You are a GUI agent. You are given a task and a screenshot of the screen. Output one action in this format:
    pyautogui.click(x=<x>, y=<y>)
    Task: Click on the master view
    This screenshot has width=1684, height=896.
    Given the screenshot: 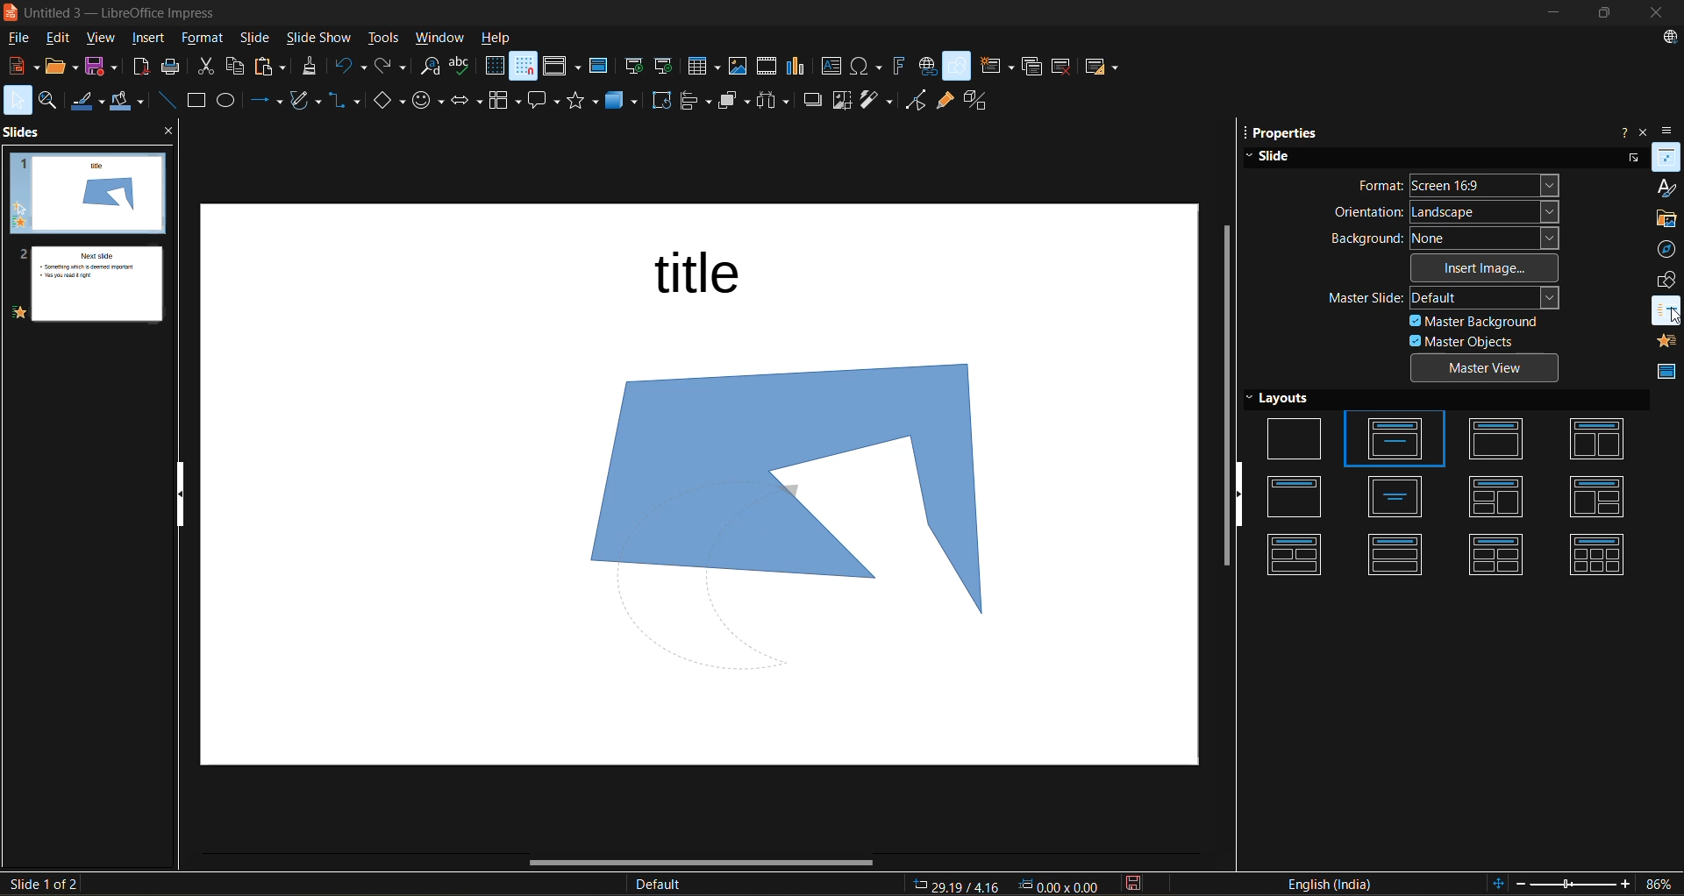 What is the action you would take?
    pyautogui.click(x=1490, y=369)
    